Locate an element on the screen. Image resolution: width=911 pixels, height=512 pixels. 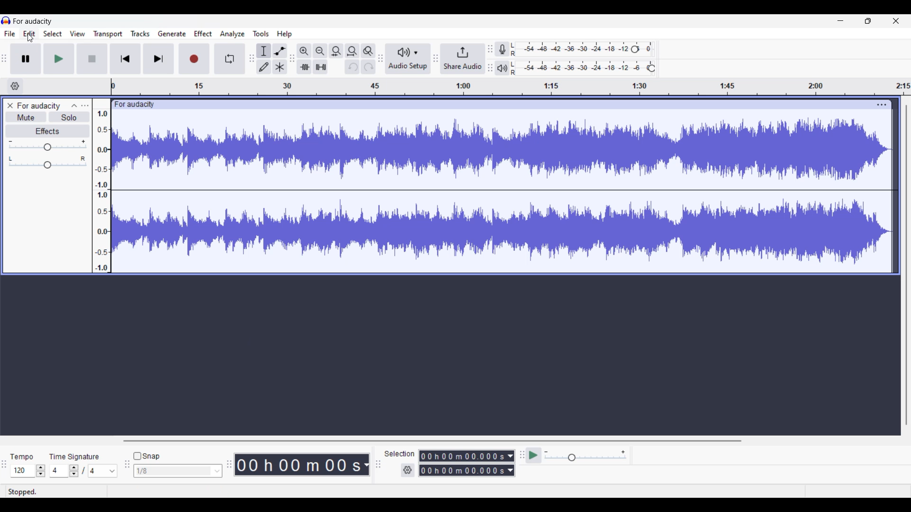
Show in smaller tab is located at coordinates (868, 21).